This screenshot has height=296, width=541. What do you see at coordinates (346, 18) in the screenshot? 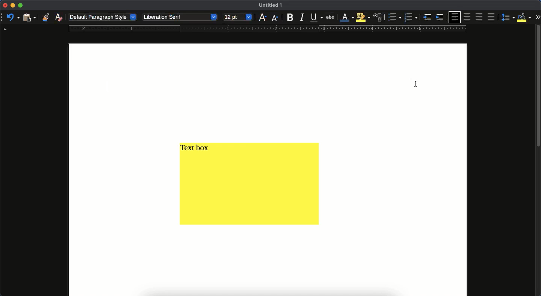
I see `font color` at bounding box center [346, 18].